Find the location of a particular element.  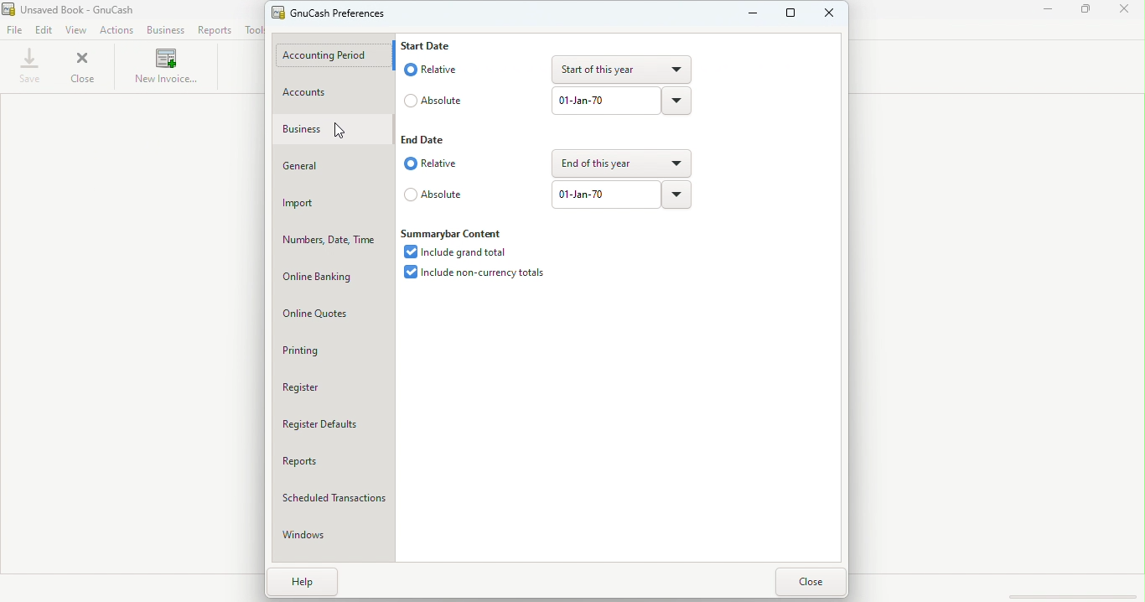

Close is located at coordinates (1128, 12).